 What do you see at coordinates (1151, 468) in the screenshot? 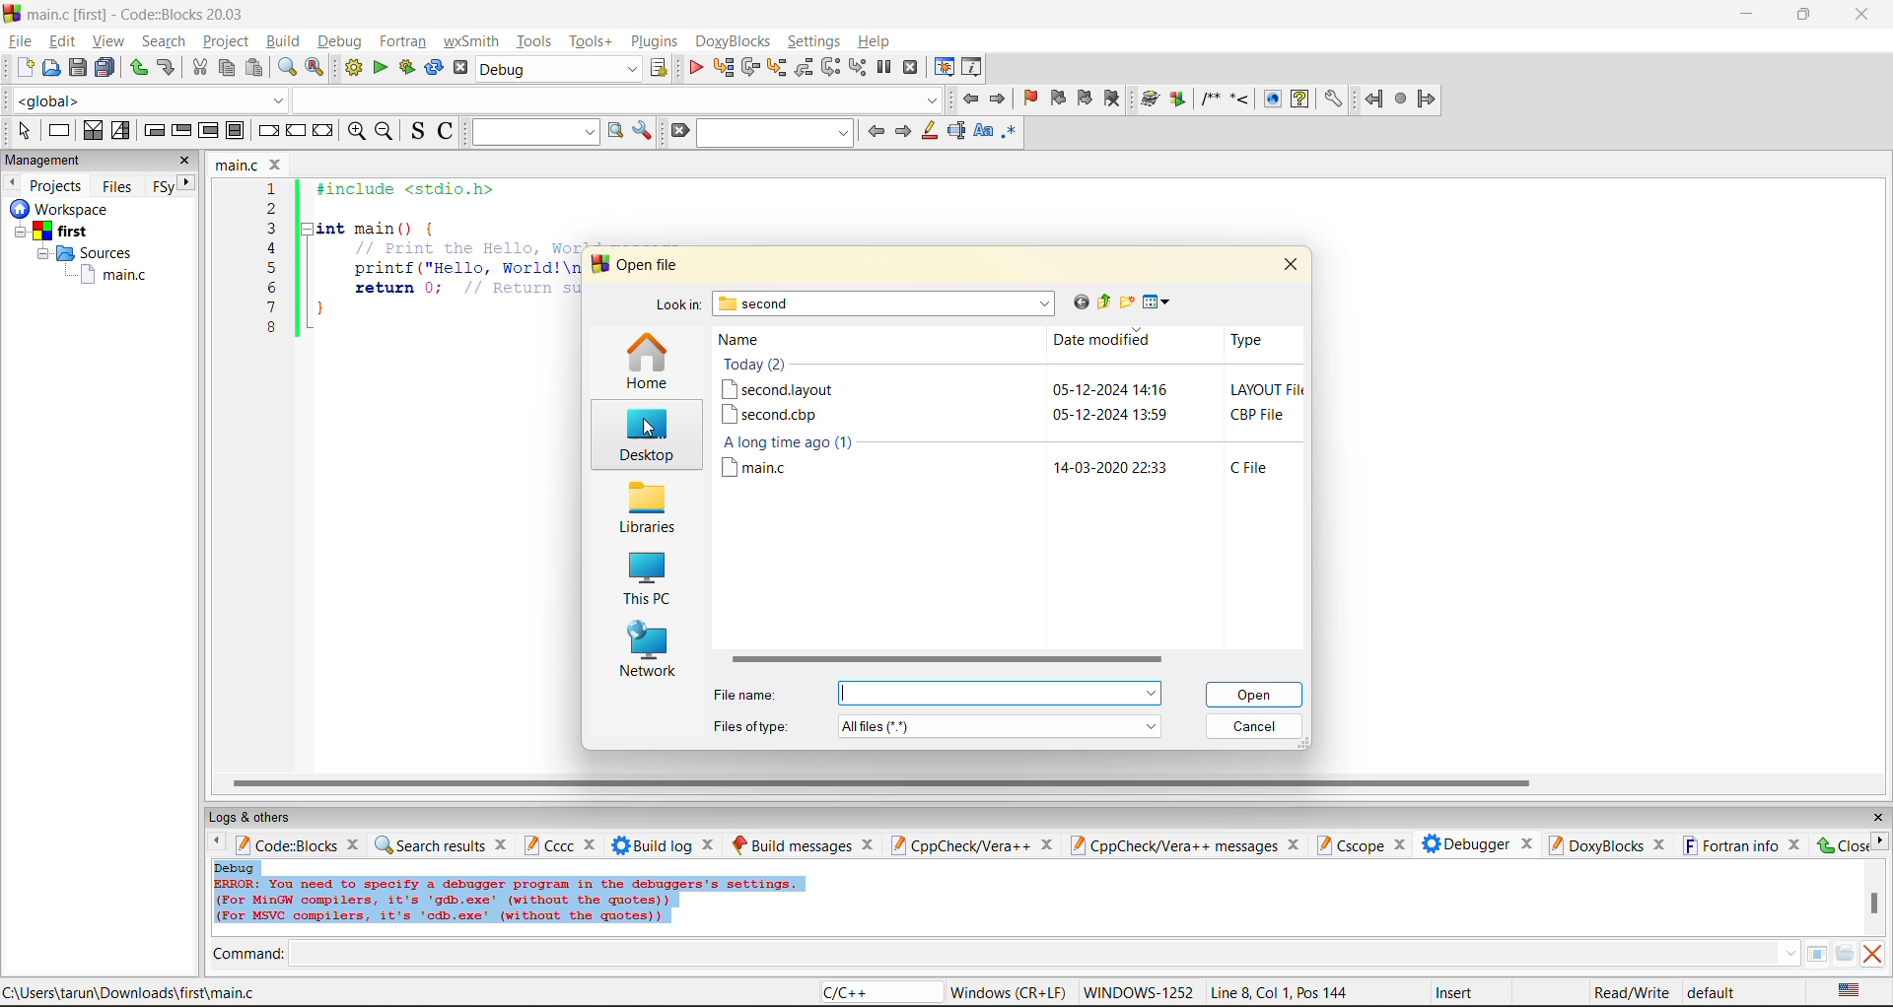
I see `time` at bounding box center [1151, 468].